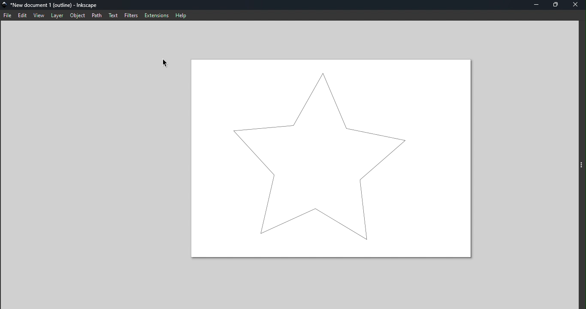  What do you see at coordinates (559, 5) in the screenshot?
I see `Maximize` at bounding box center [559, 5].